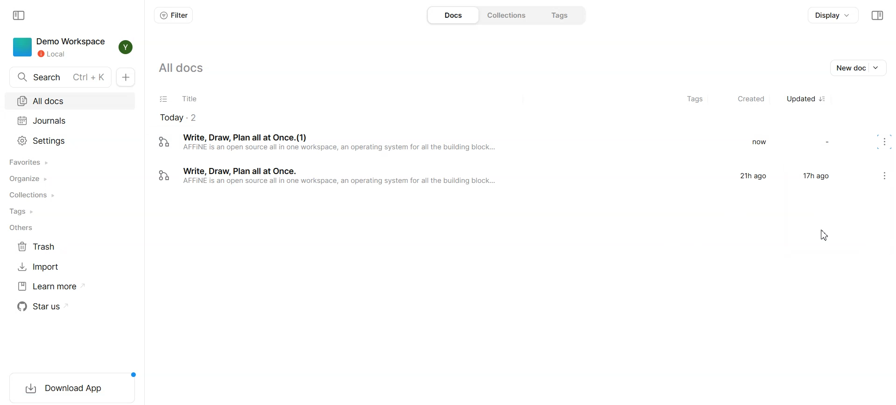 Image resolution: width=896 pixels, height=405 pixels. I want to click on Title, so click(191, 99).